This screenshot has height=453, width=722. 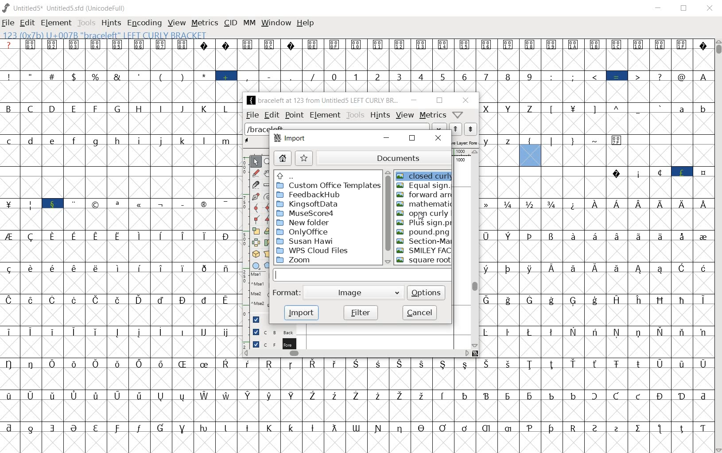 What do you see at coordinates (272, 115) in the screenshot?
I see `edit` at bounding box center [272, 115].